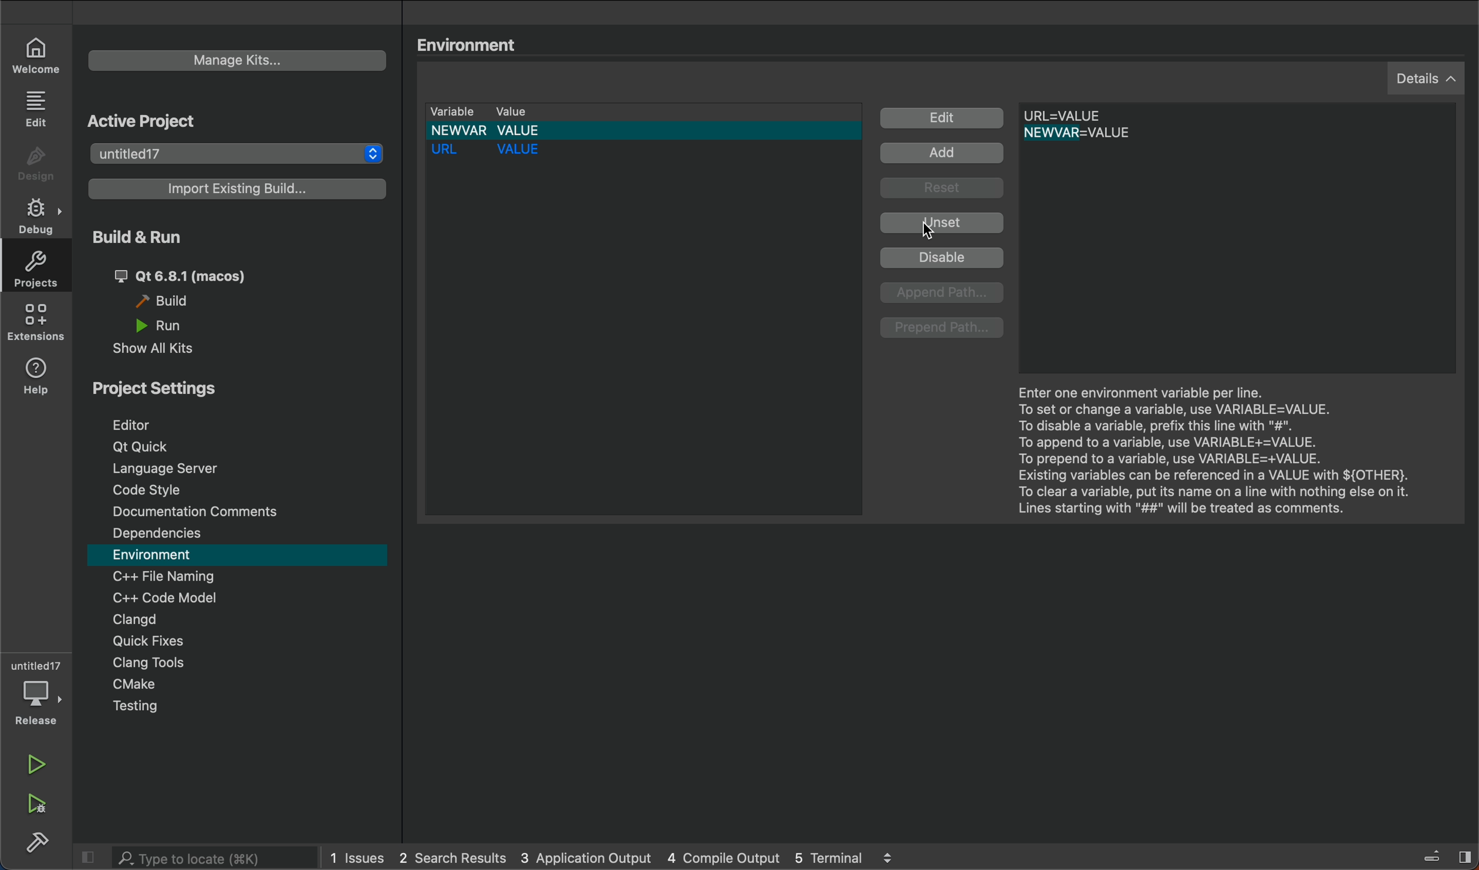 Image resolution: width=1479 pixels, height=870 pixels. What do you see at coordinates (147, 447) in the screenshot?
I see `qt quick` at bounding box center [147, 447].